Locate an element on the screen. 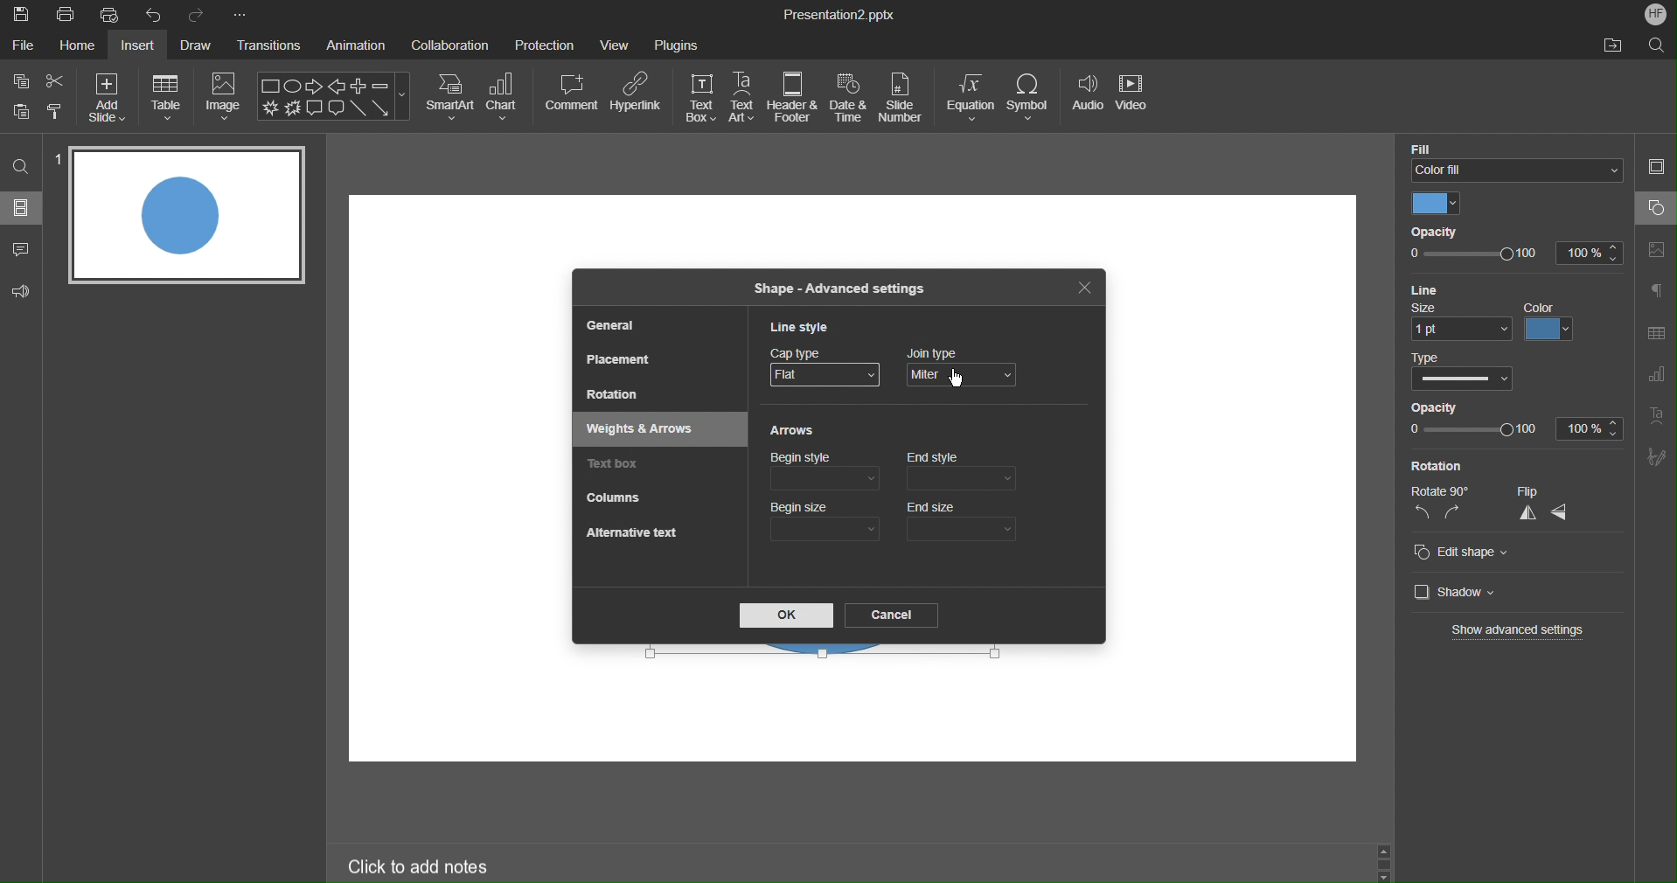 Image resolution: width=1677 pixels, height=883 pixels. Copy Style is located at coordinates (56, 109).